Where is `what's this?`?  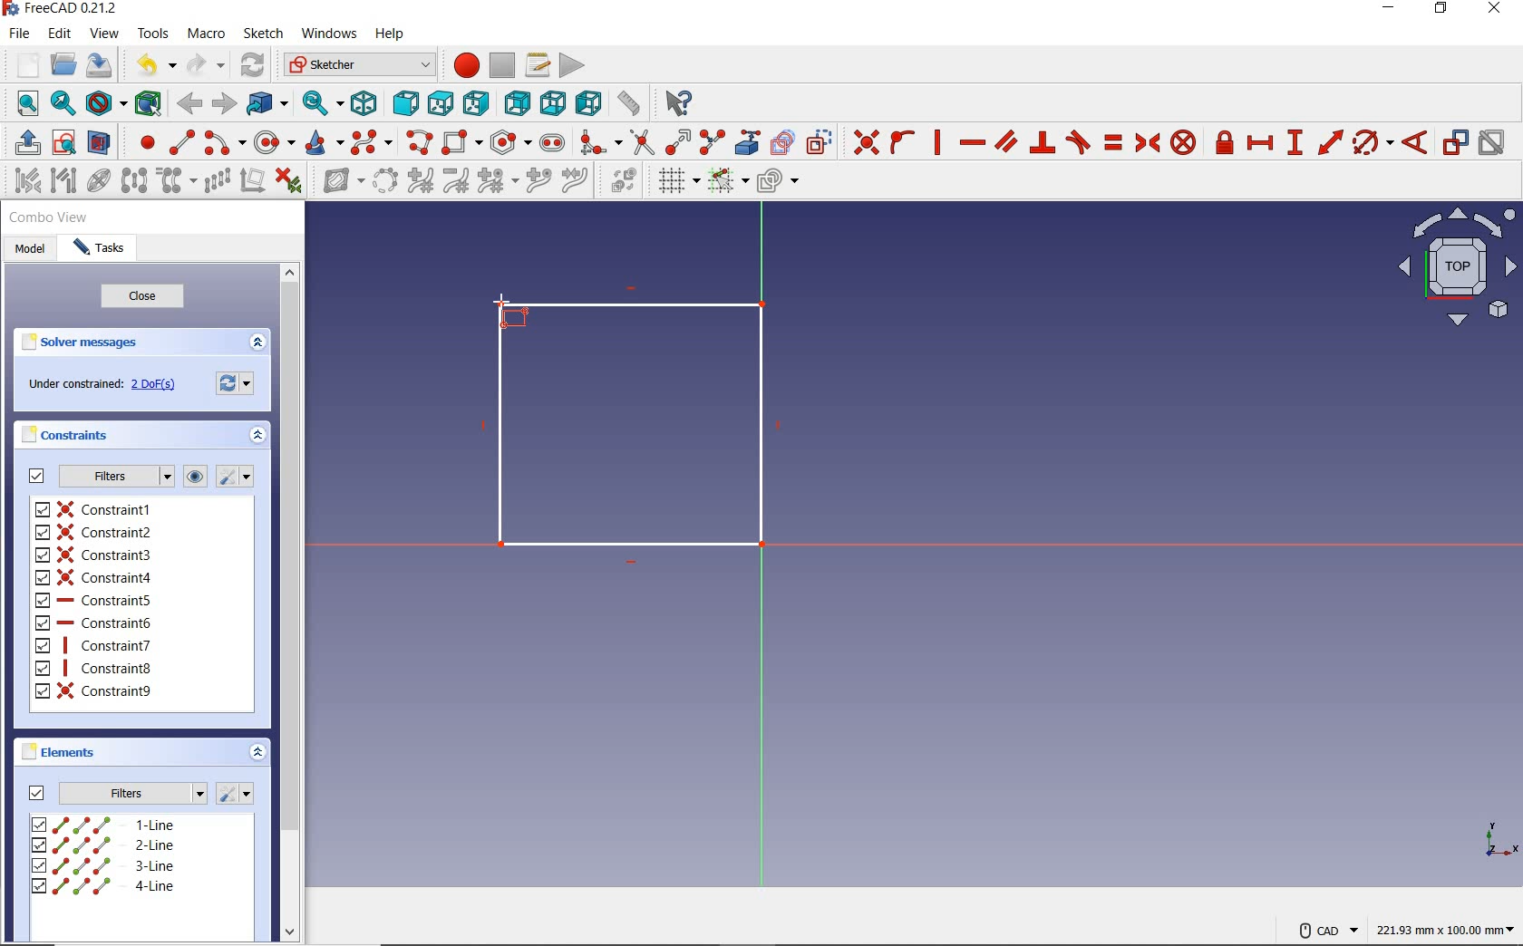
what's this? is located at coordinates (674, 105).